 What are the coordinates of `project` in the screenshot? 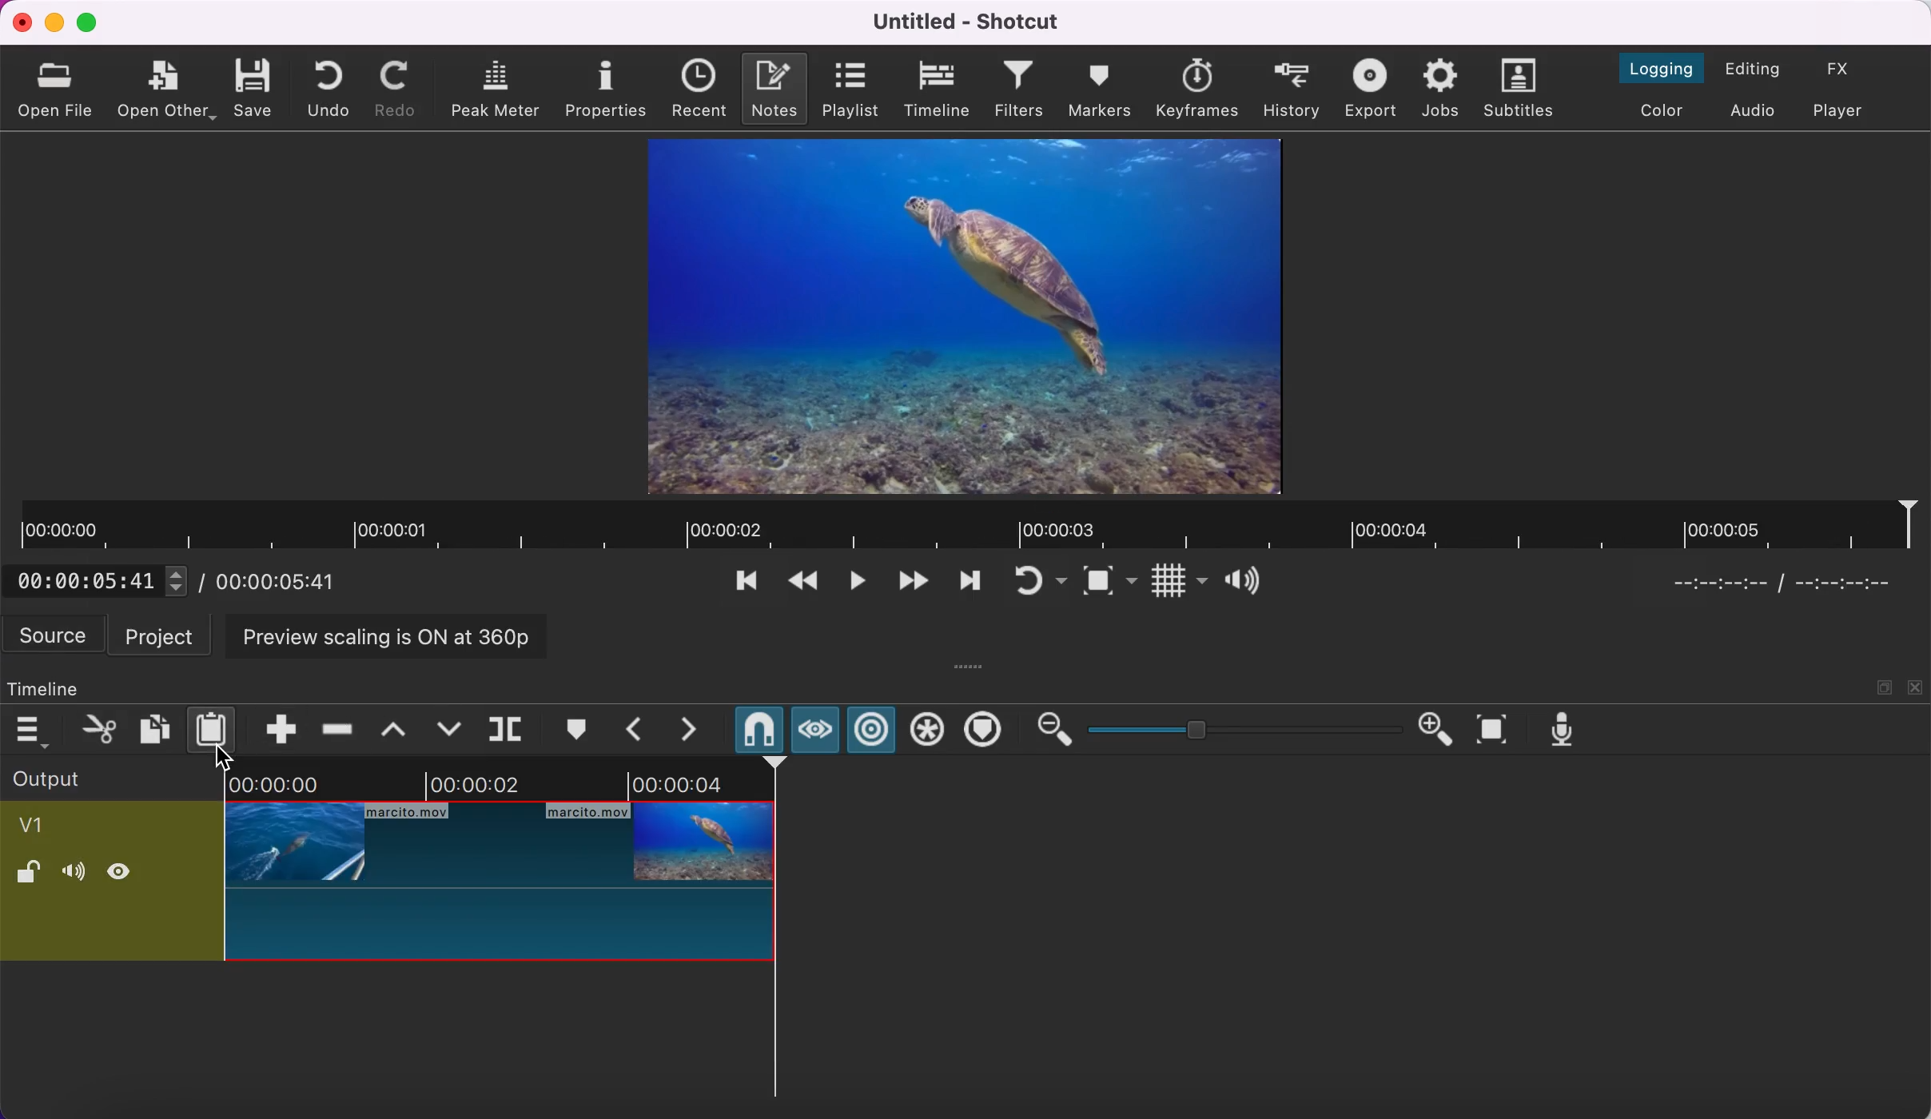 It's located at (161, 635).